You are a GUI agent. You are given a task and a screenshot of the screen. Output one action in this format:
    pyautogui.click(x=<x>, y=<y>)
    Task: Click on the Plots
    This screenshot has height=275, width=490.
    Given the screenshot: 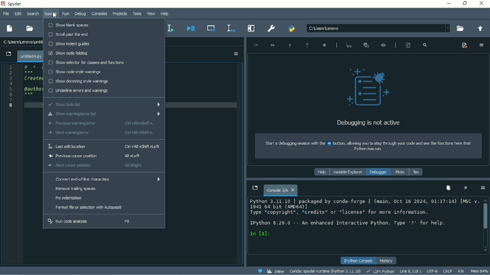 What is the action you would take?
    pyautogui.click(x=401, y=172)
    